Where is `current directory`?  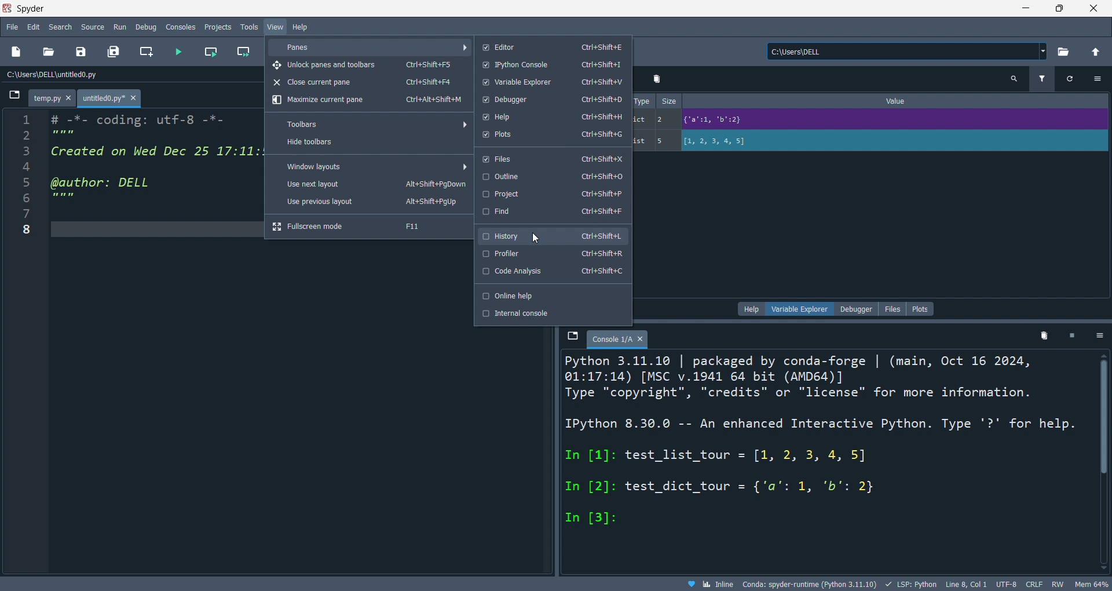
current directory is located at coordinates (907, 52).